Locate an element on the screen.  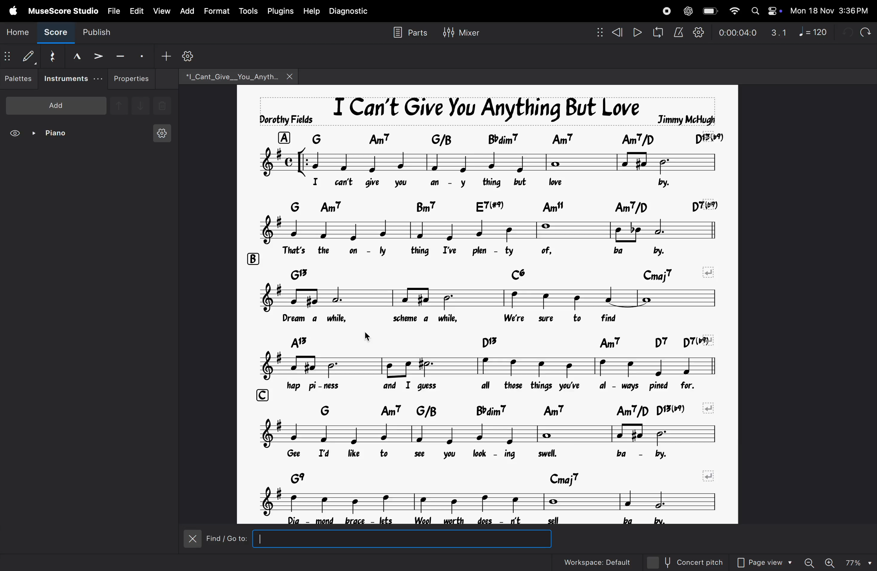
wifi is located at coordinates (733, 11).